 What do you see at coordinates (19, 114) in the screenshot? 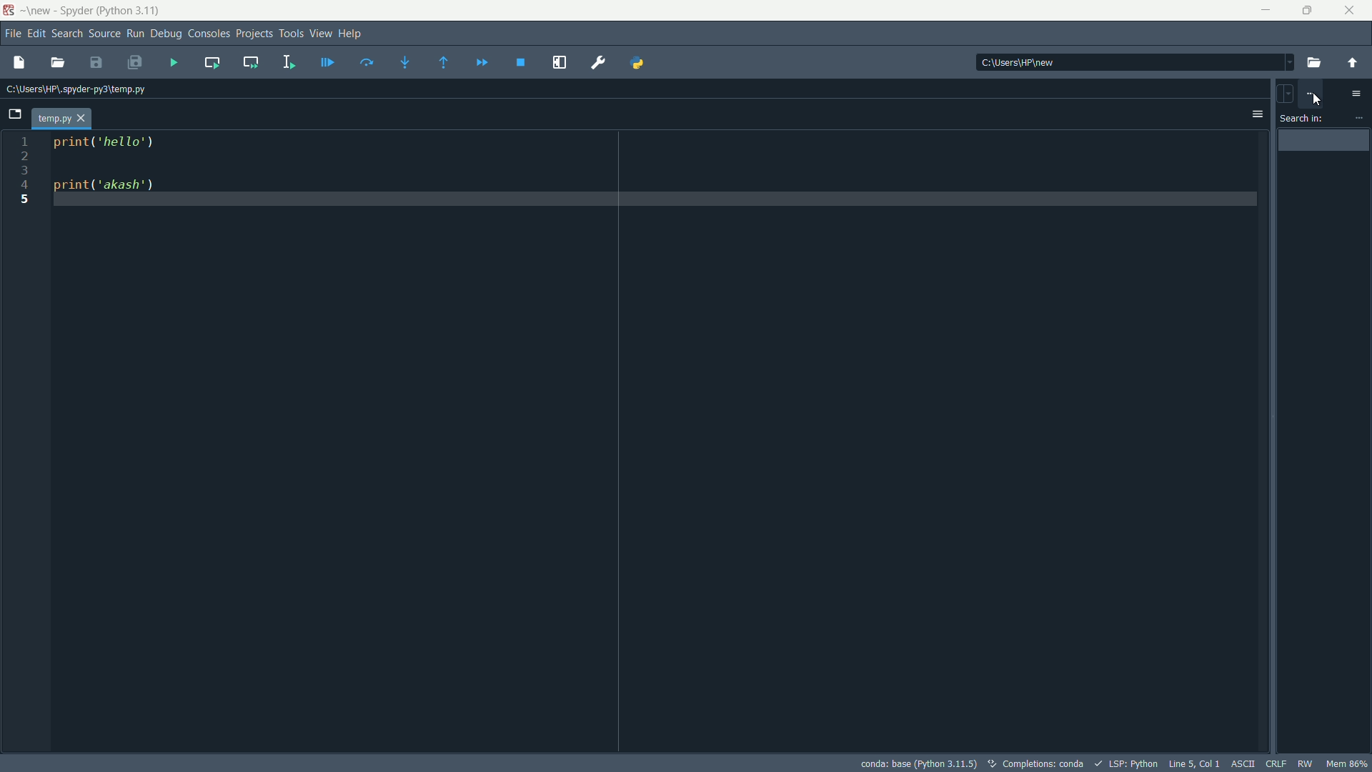
I see `Browse tab` at bounding box center [19, 114].